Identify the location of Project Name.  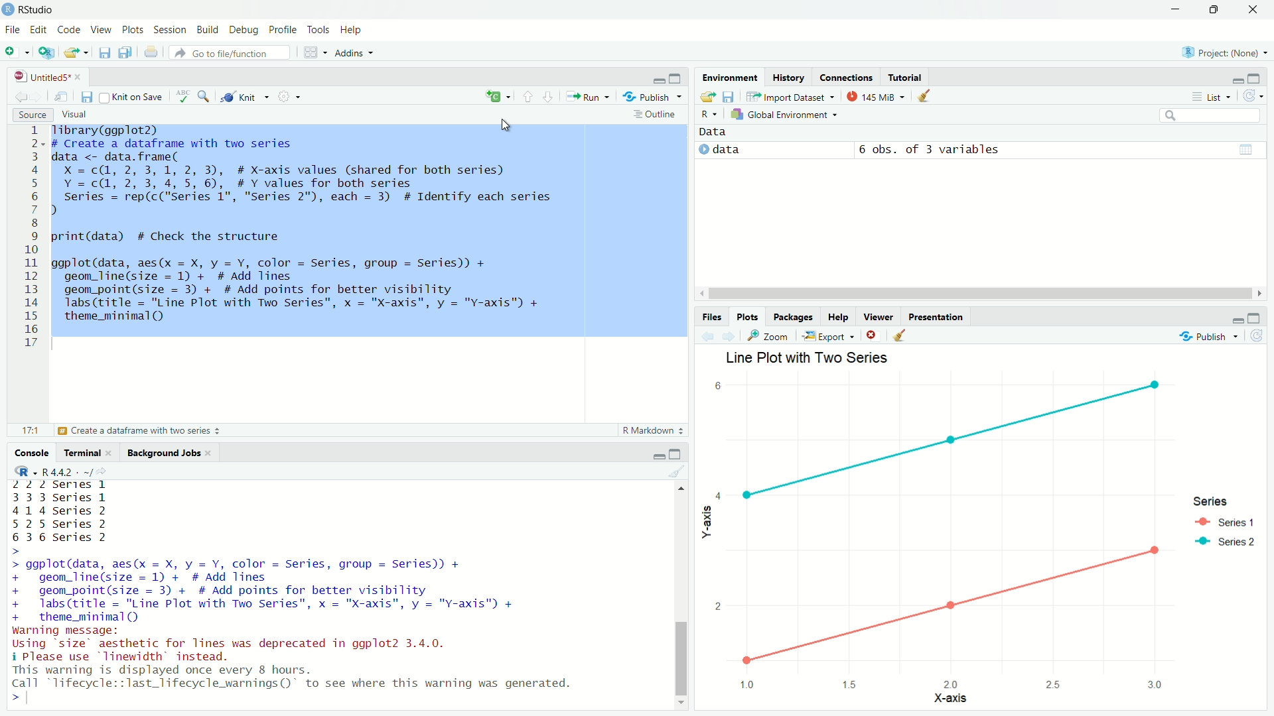
(1224, 54).